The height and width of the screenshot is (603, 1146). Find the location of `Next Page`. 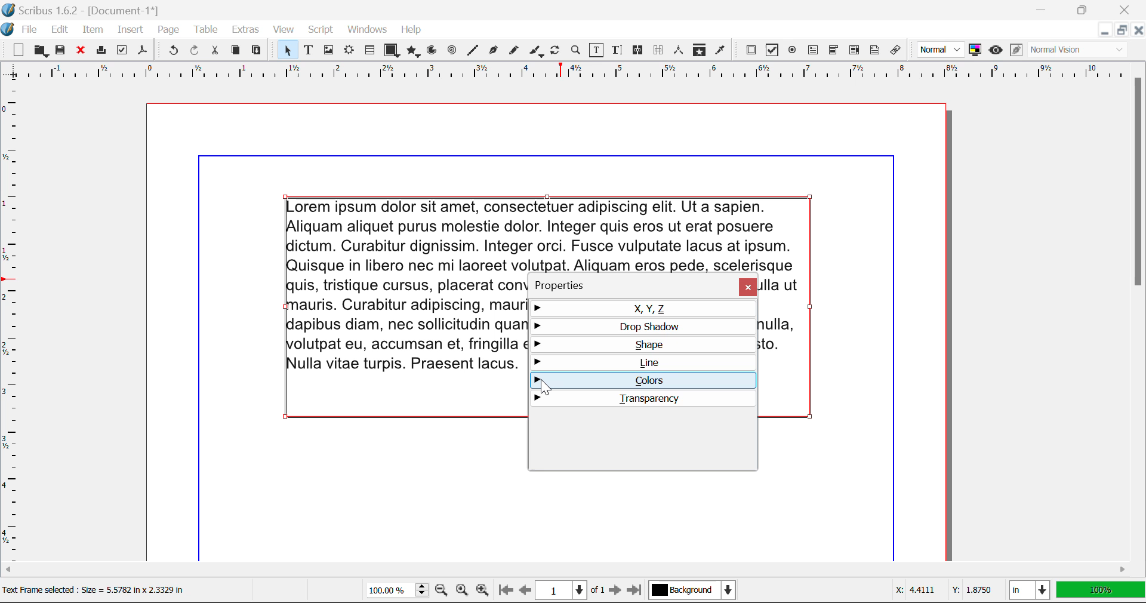

Next Page is located at coordinates (615, 591).